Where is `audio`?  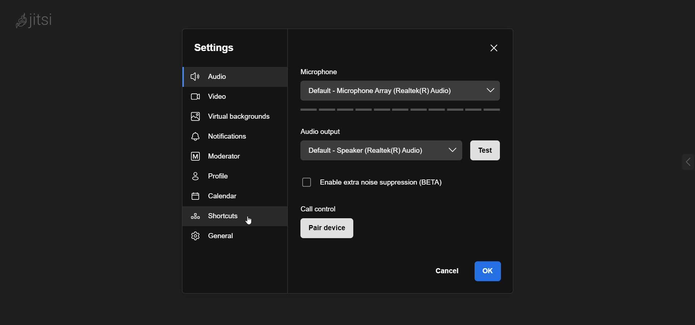
audio is located at coordinates (213, 76).